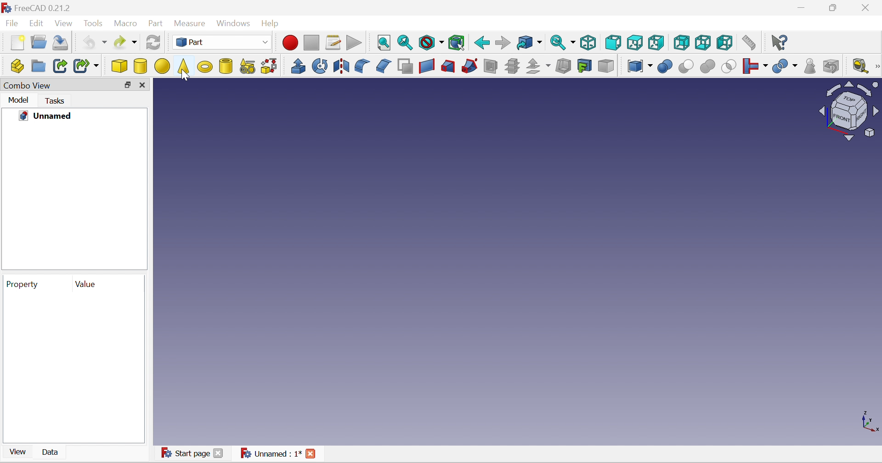  I want to click on Create part, so click(17, 65).